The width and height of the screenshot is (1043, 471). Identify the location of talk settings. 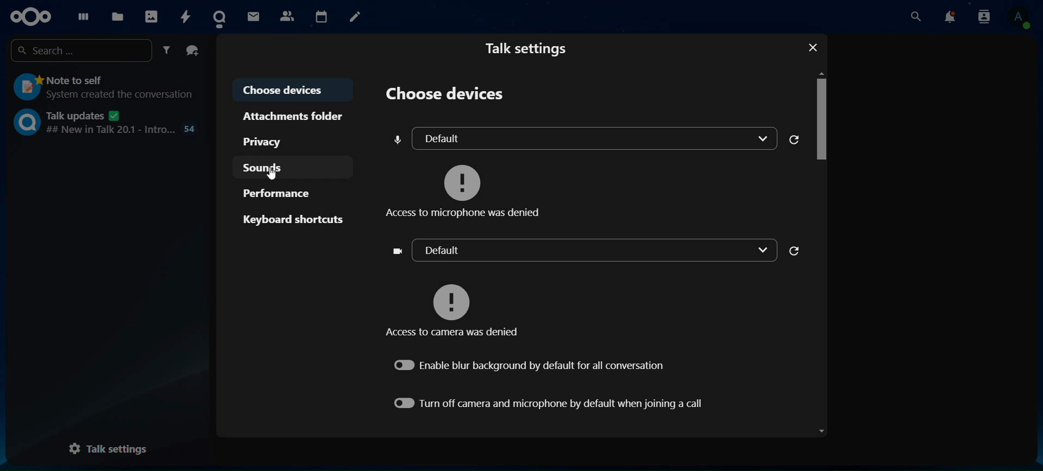
(108, 447).